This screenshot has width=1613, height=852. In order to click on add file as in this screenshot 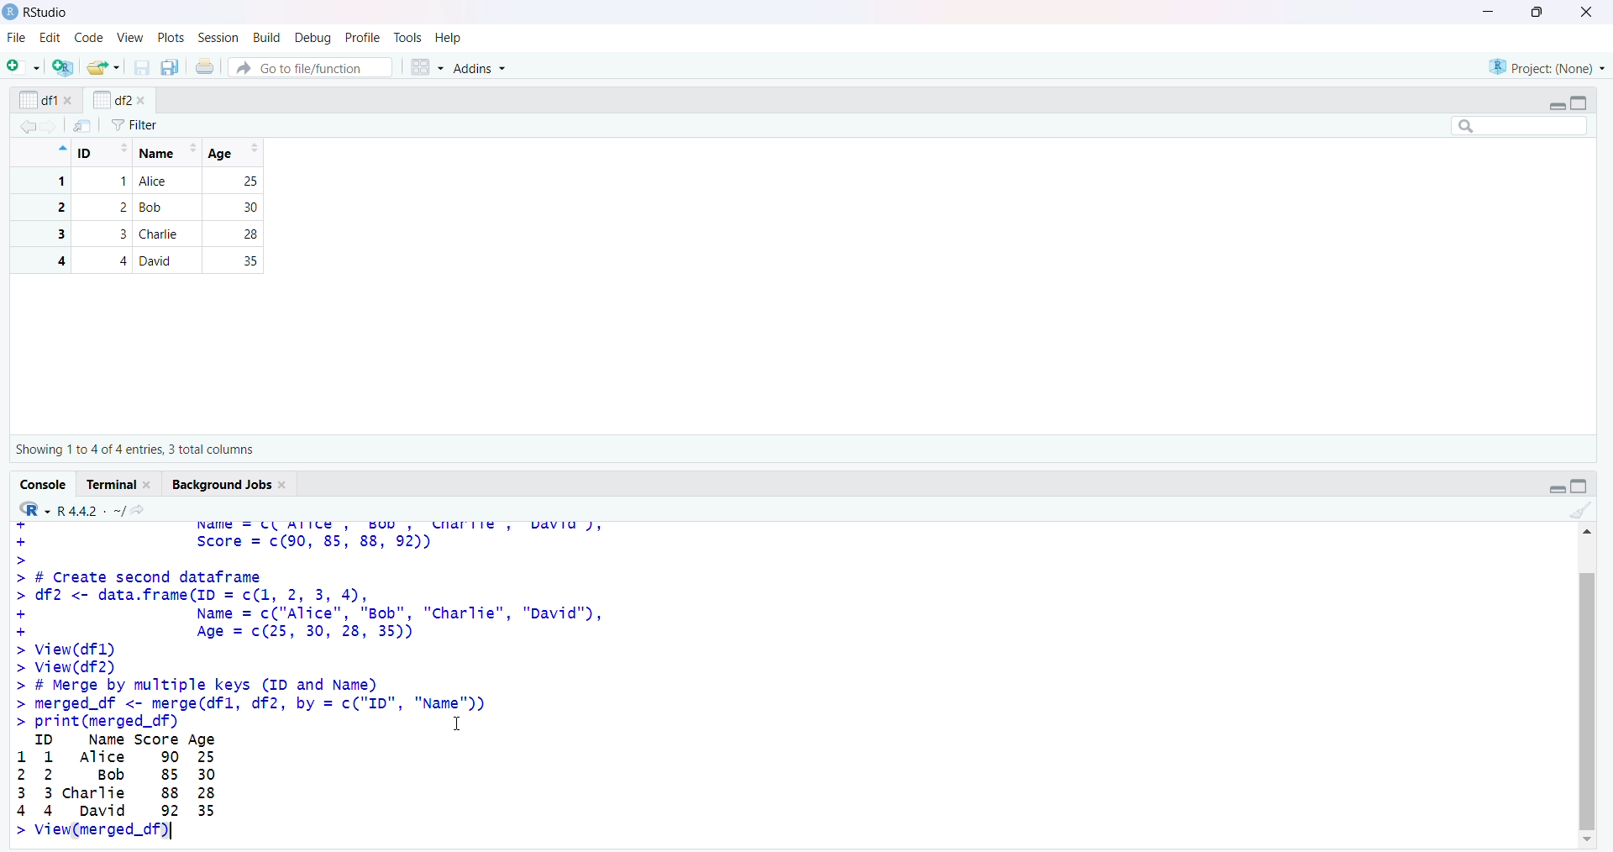, I will do `click(27, 66)`.